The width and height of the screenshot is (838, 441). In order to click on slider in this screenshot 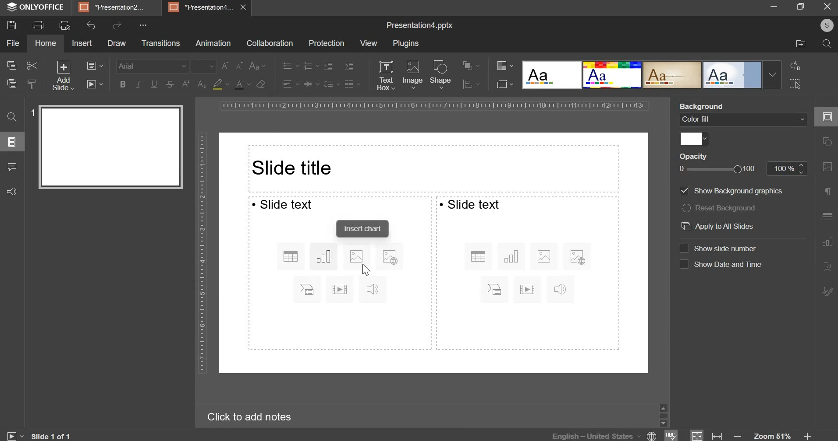, I will do `click(663, 415)`.